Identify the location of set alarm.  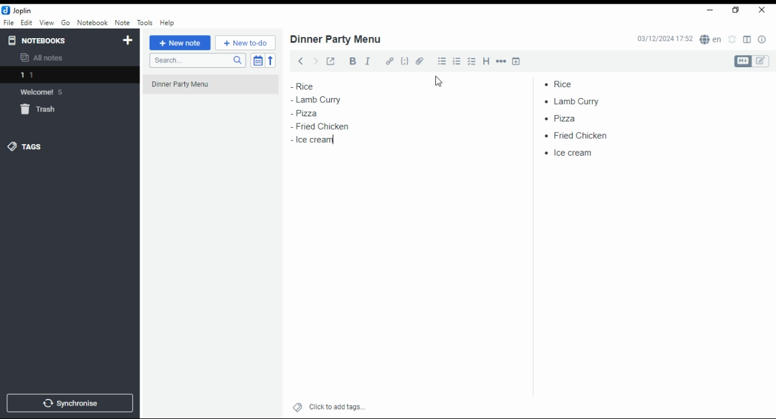
(732, 39).